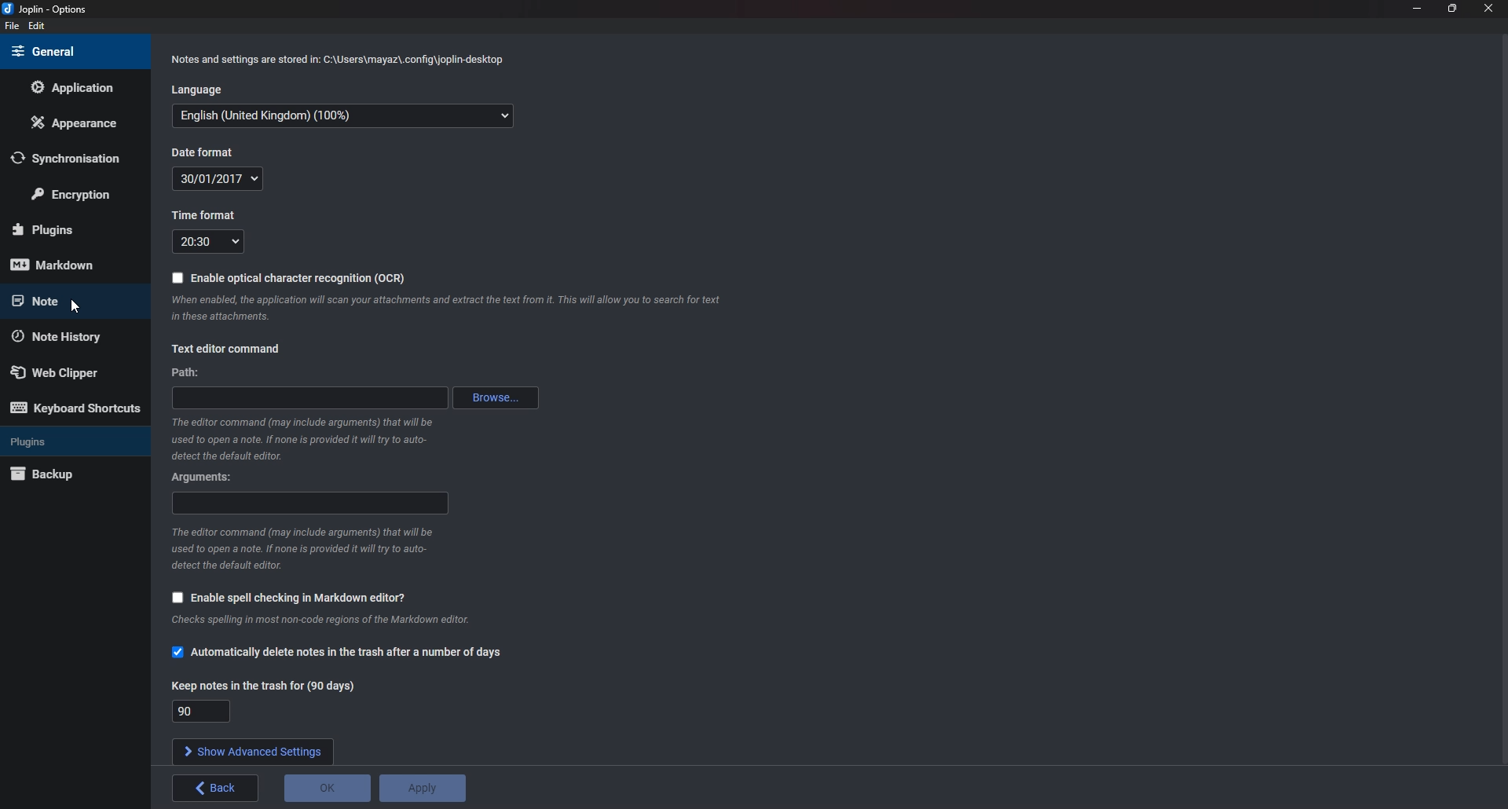 Image resolution: width=1508 pixels, height=809 pixels. Describe the element at coordinates (1487, 8) in the screenshot. I see `close` at that location.